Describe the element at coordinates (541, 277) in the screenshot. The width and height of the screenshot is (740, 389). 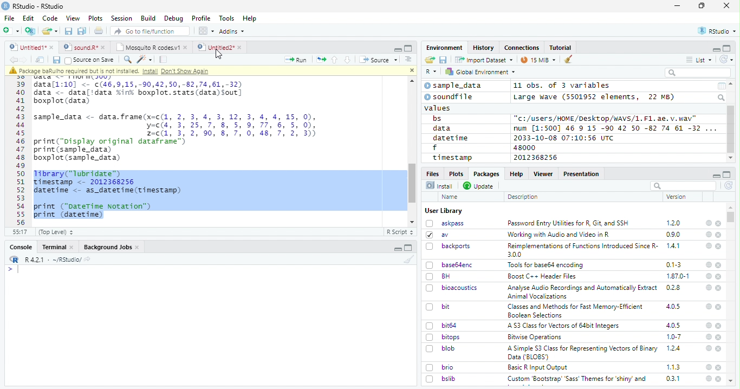
I see `Boost C++ Header Files` at that location.